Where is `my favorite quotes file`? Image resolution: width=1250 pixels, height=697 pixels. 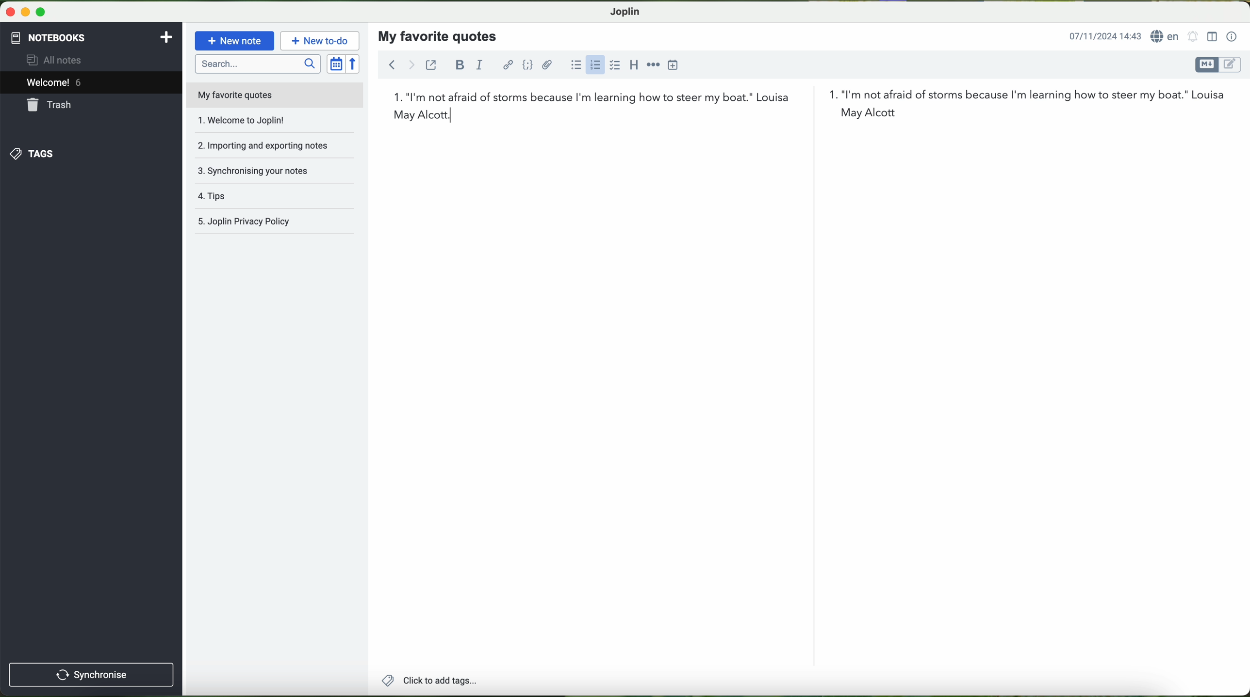 my favorite quotes file is located at coordinates (237, 95).